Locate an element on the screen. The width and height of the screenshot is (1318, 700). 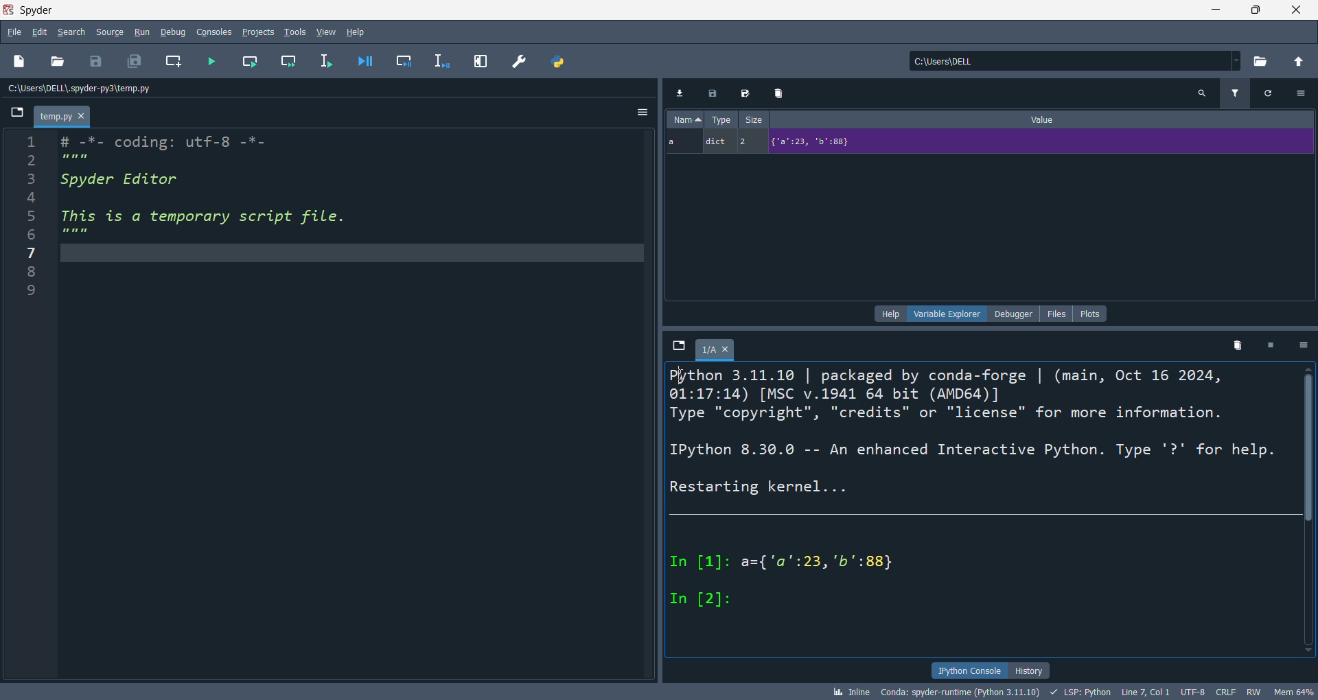
run cell and move is located at coordinates (292, 60).